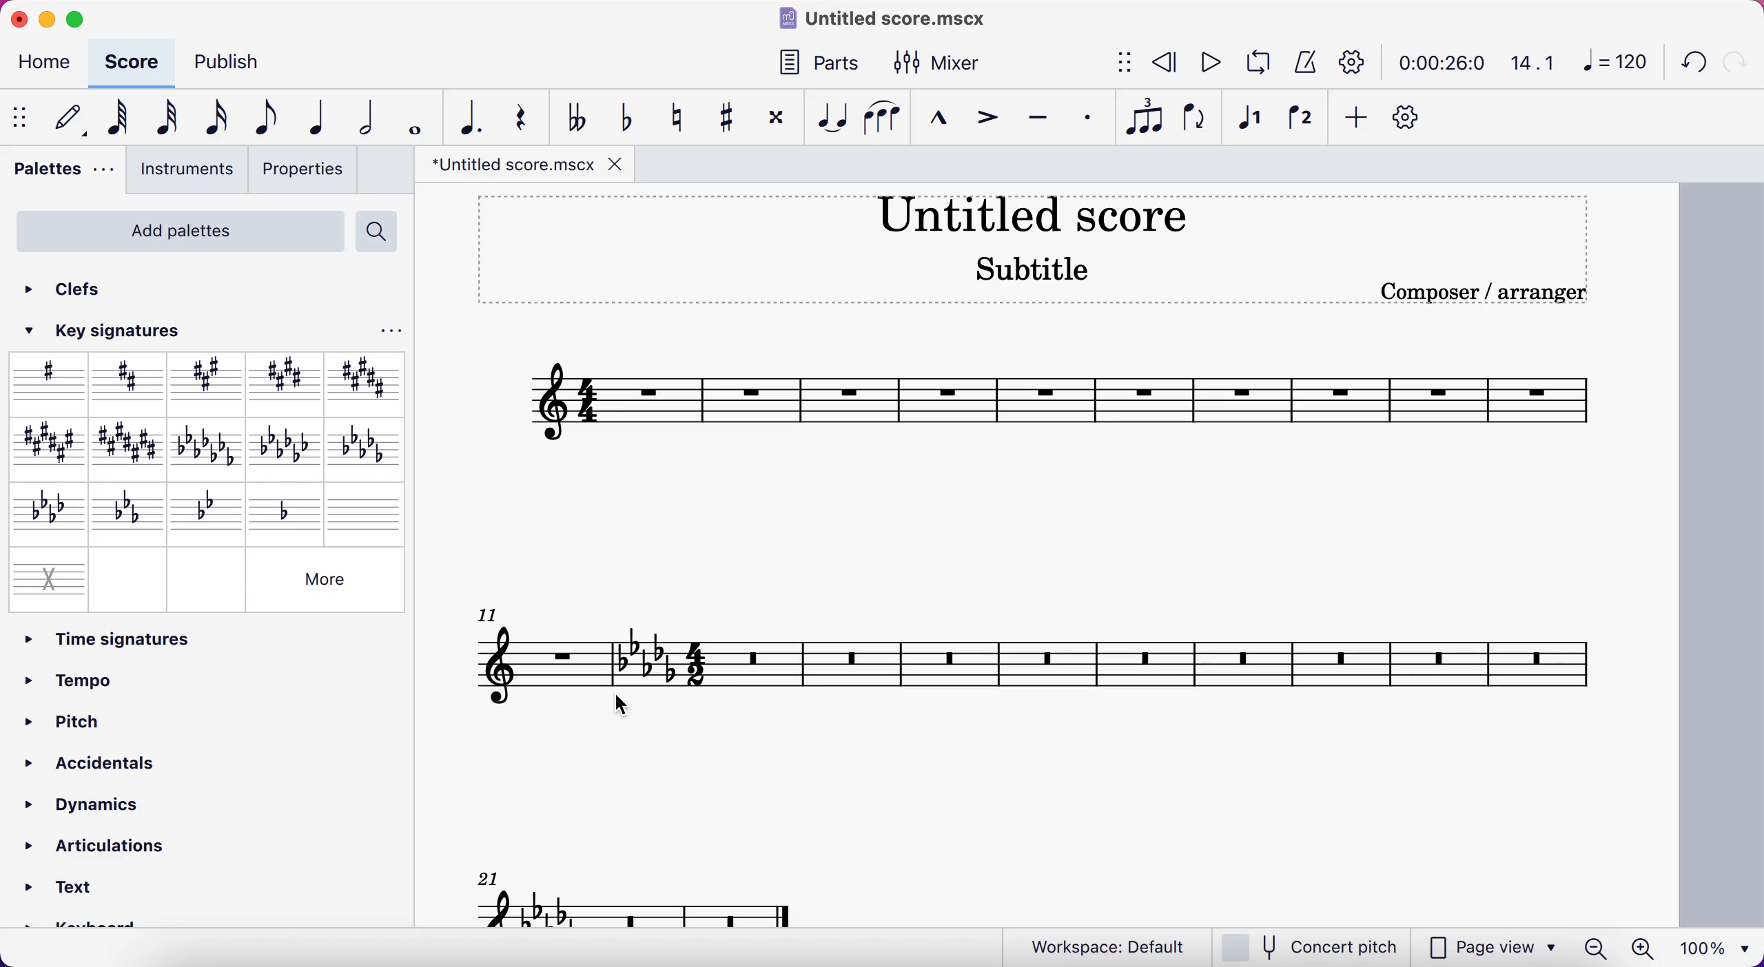  Describe the element at coordinates (472, 116) in the screenshot. I see `augmentation note` at that location.